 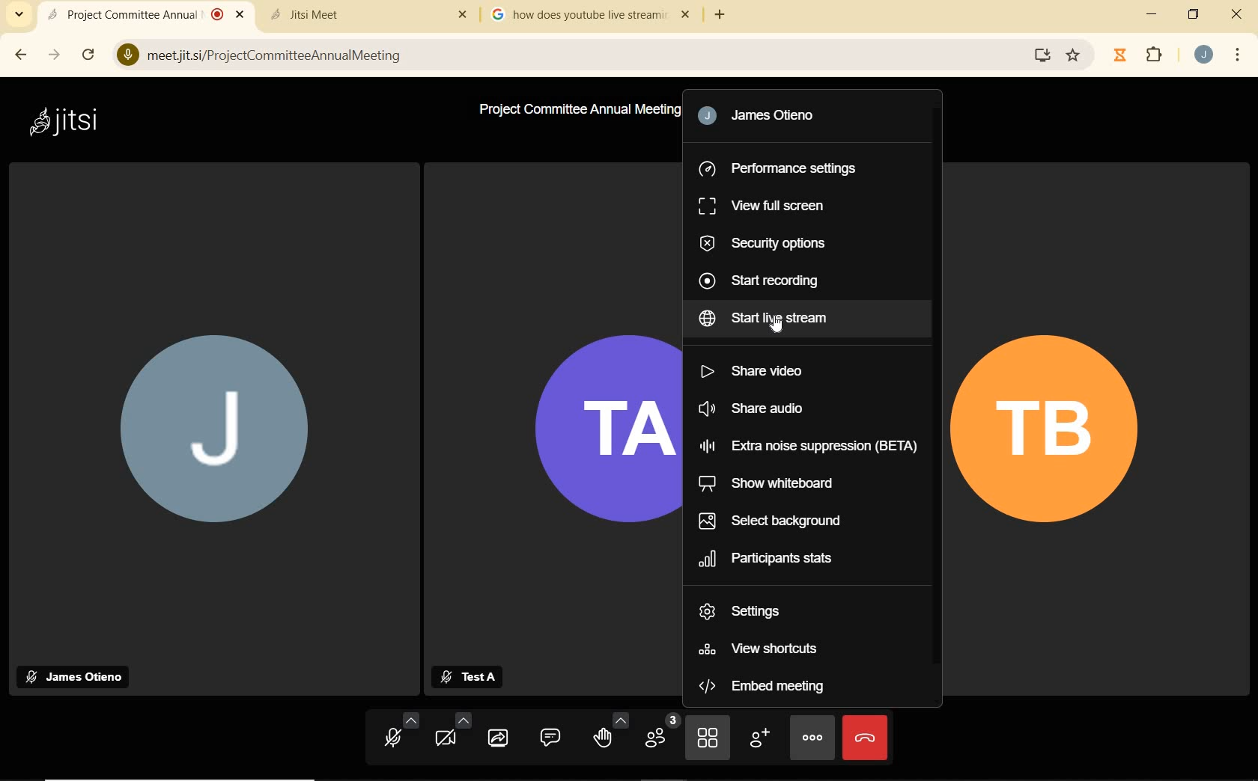 I want to click on more actions, so click(x=812, y=736).